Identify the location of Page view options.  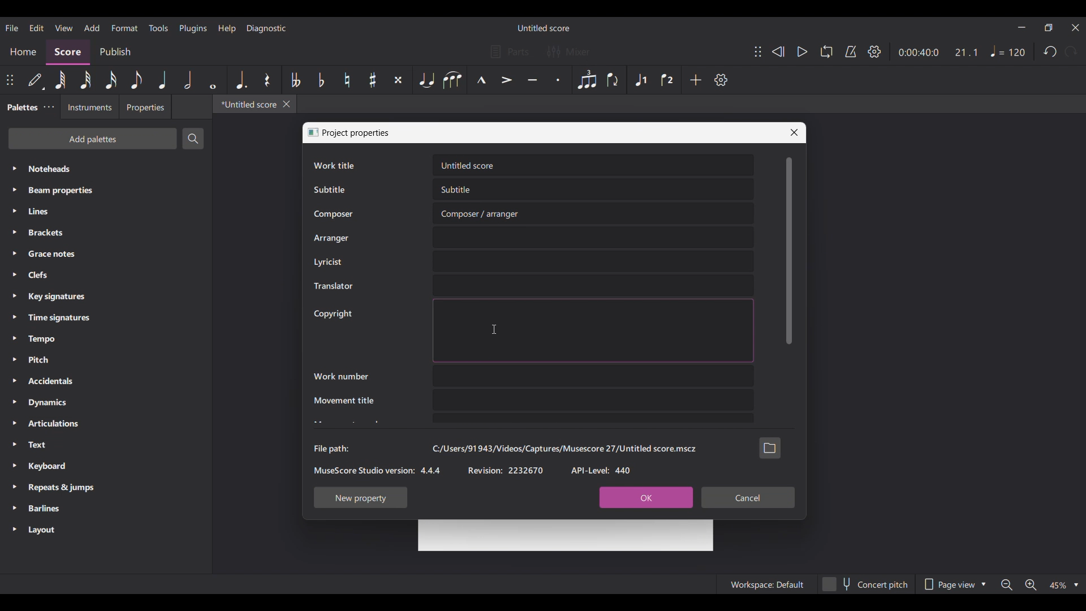
(953, 584).